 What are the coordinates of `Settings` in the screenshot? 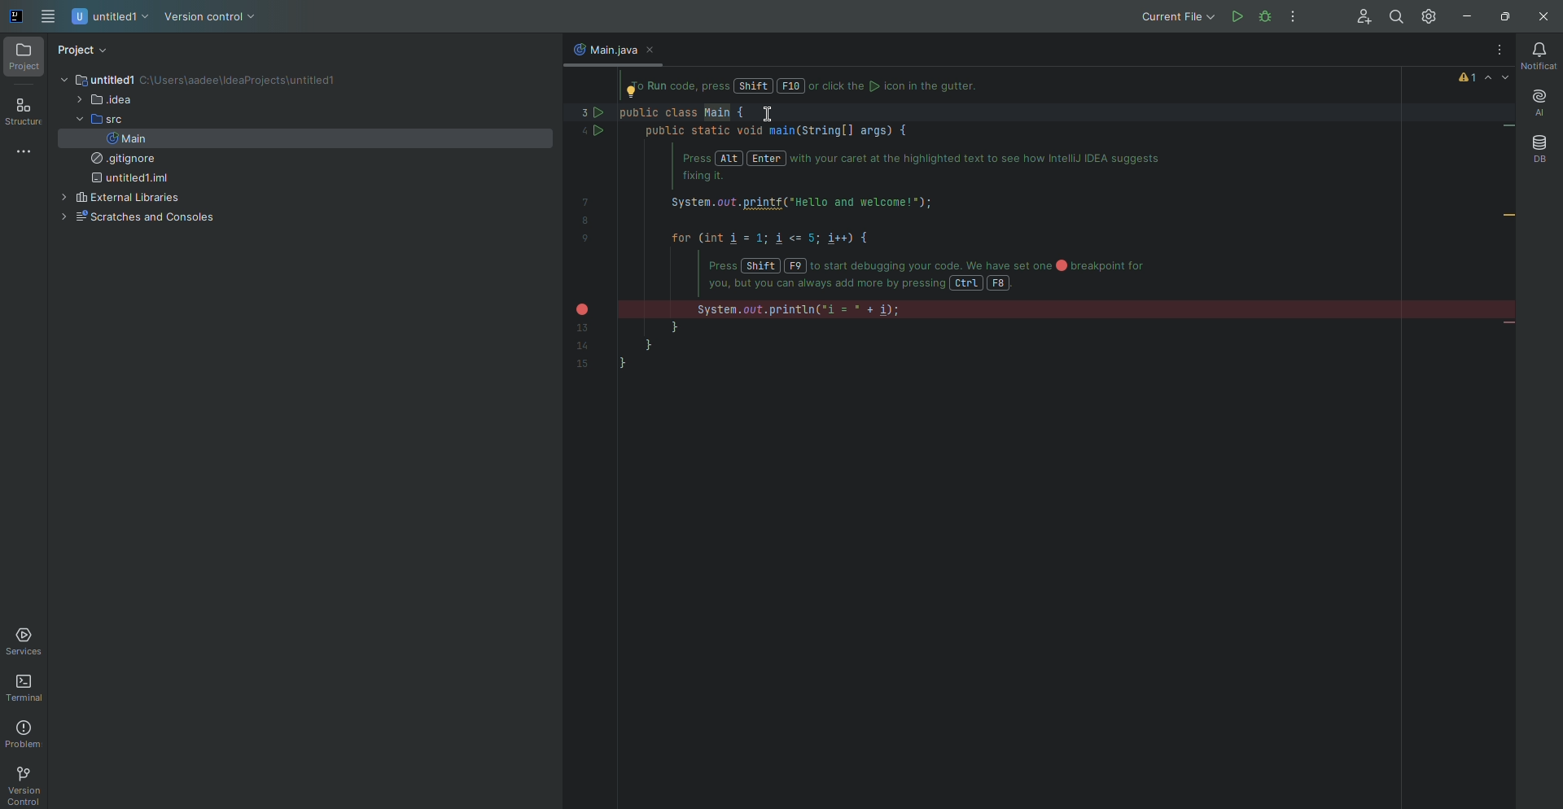 It's located at (1431, 15).